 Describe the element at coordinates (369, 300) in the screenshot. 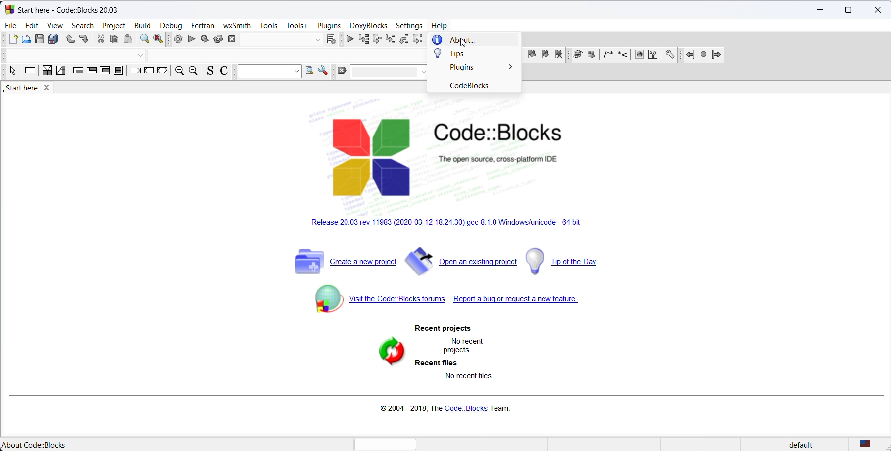

I see `forums` at that location.